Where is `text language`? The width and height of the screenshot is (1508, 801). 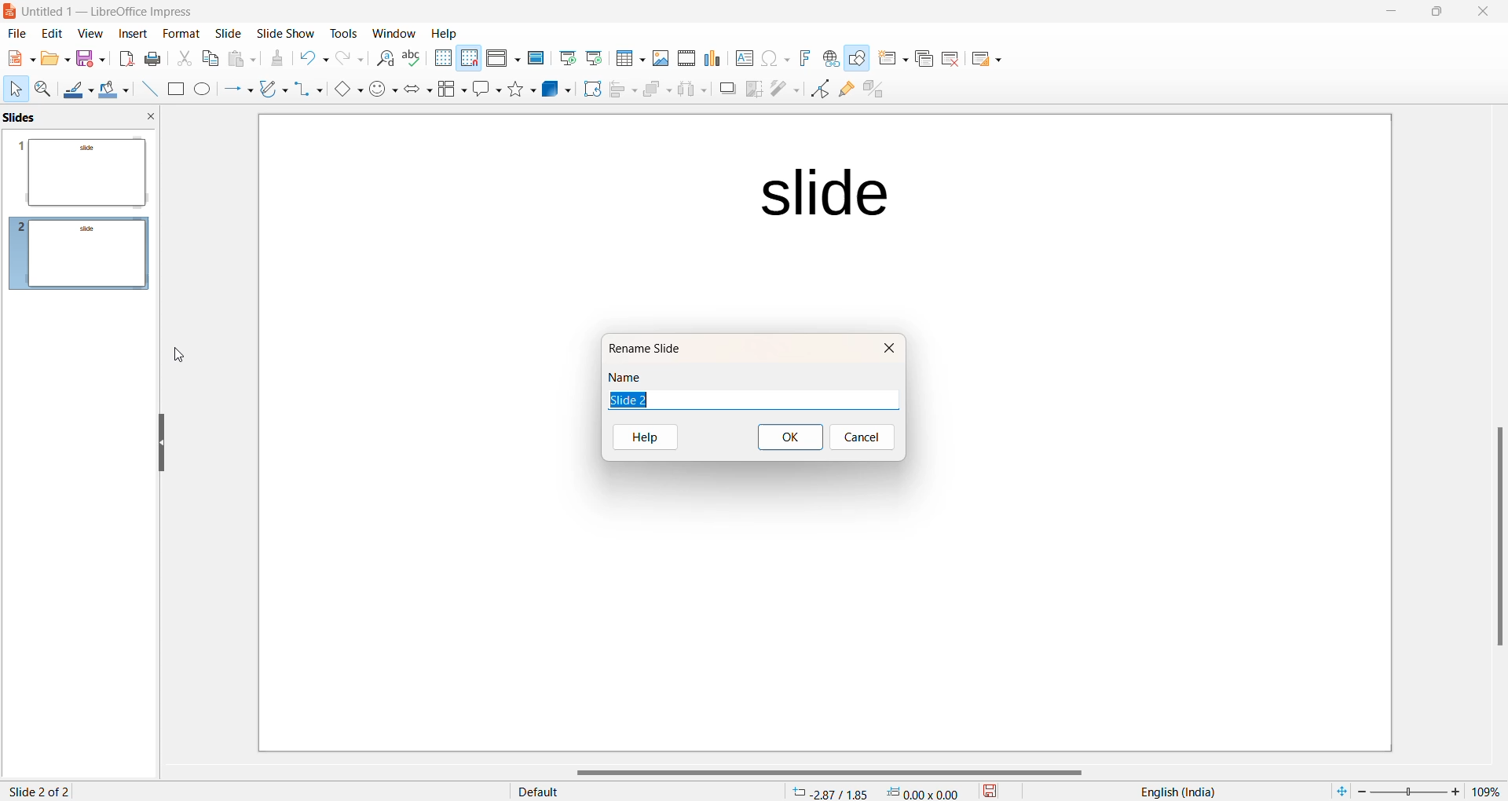
text language is located at coordinates (1182, 791).